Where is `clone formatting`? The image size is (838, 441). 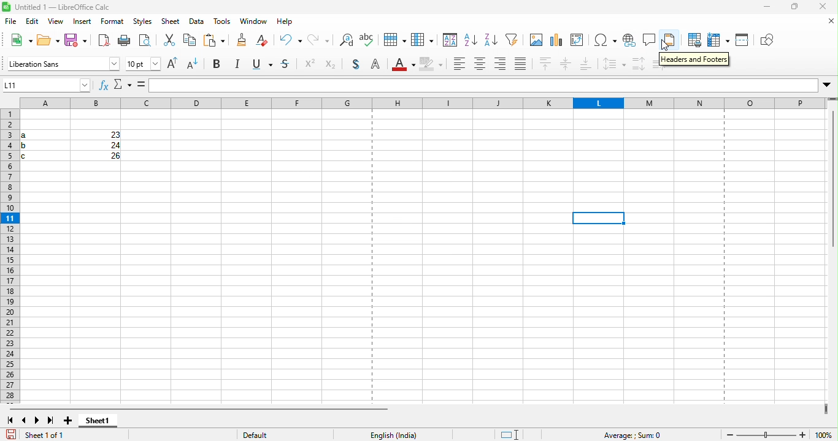
clone formatting is located at coordinates (215, 41).